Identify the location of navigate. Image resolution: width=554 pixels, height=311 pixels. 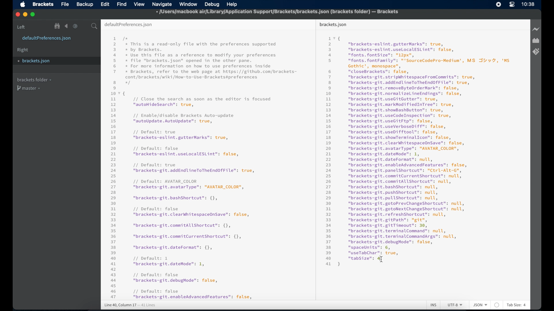
(162, 5).